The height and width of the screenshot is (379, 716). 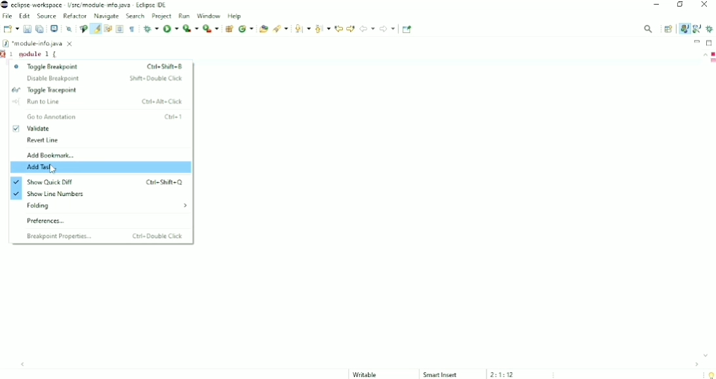 What do you see at coordinates (104, 117) in the screenshot?
I see `Go to Annotation` at bounding box center [104, 117].